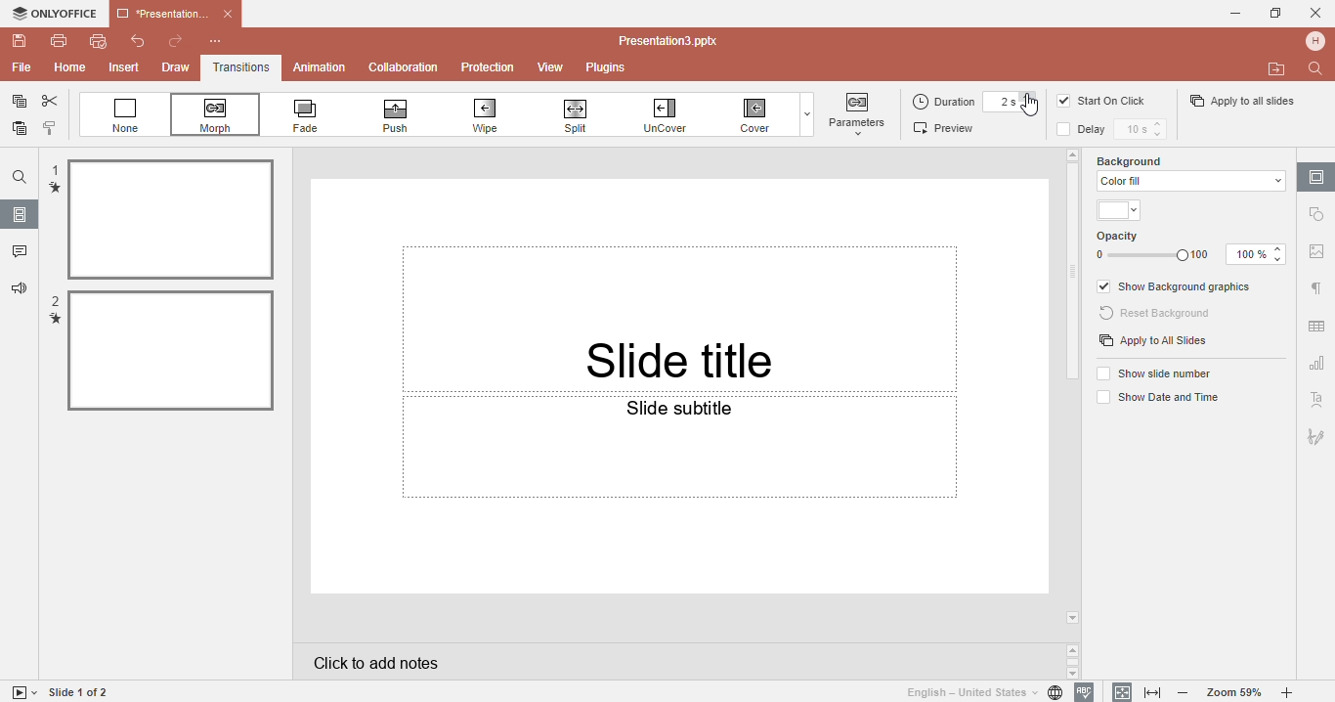  What do you see at coordinates (757, 115) in the screenshot?
I see `Cover` at bounding box center [757, 115].